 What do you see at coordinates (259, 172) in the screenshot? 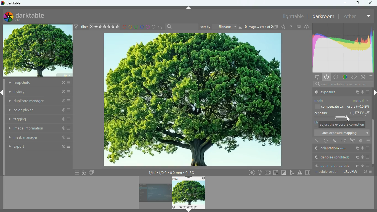
I see `light` at bounding box center [259, 172].